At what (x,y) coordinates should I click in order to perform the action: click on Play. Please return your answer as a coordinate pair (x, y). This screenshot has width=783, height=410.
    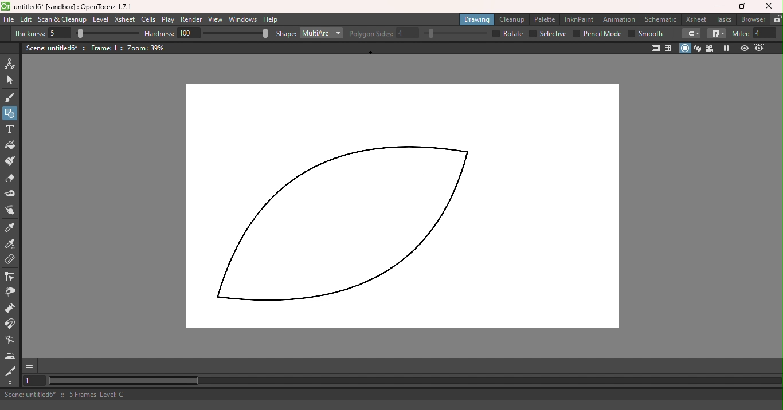
    Looking at the image, I should click on (167, 20).